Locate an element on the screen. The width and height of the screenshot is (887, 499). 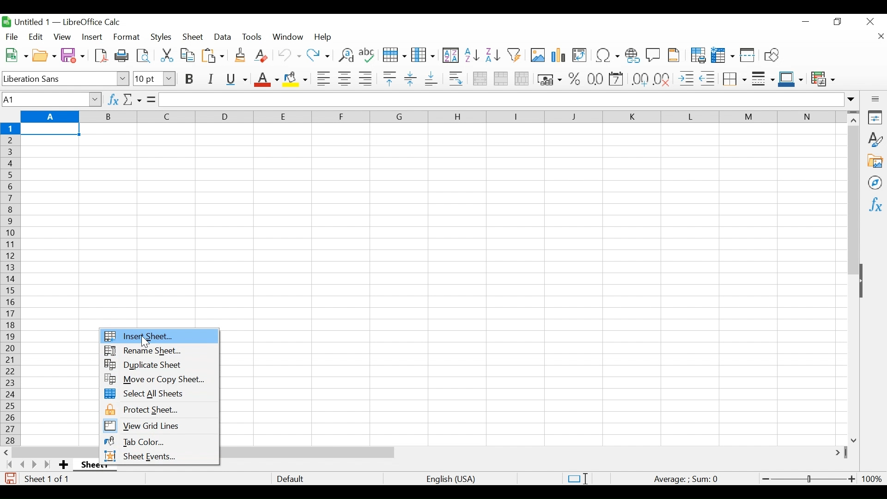
Scroll to the last page is located at coordinates (49, 464).